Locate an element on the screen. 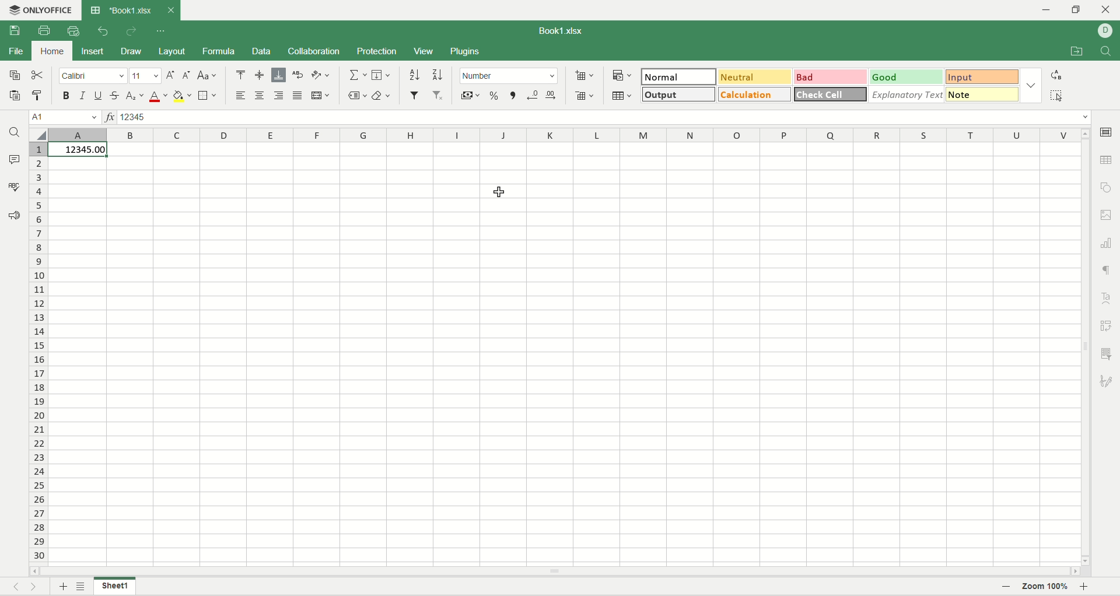  cell settings is located at coordinates (1106, 134).